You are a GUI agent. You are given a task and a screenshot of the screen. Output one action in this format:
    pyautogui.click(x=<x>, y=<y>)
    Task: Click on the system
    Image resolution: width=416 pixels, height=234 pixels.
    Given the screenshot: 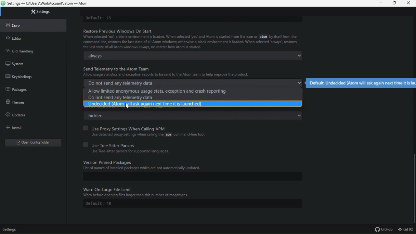 What is the action you would take?
    pyautogui.click(x=36, y=64)
    